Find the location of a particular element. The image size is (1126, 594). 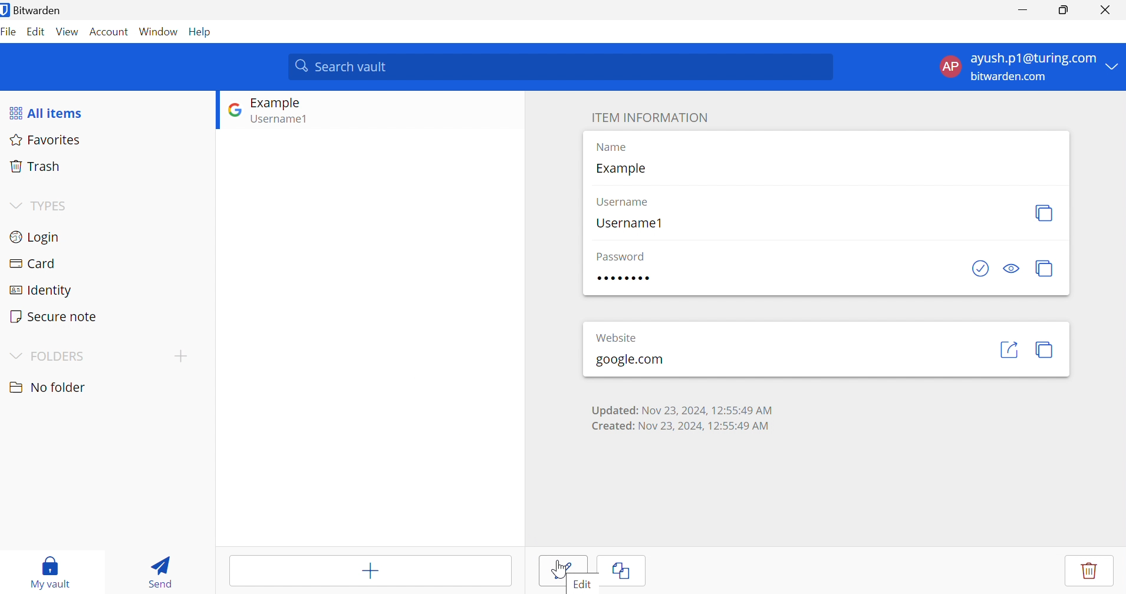

ACCOUNT OPTIONS is located at coordinates (1019, 67).